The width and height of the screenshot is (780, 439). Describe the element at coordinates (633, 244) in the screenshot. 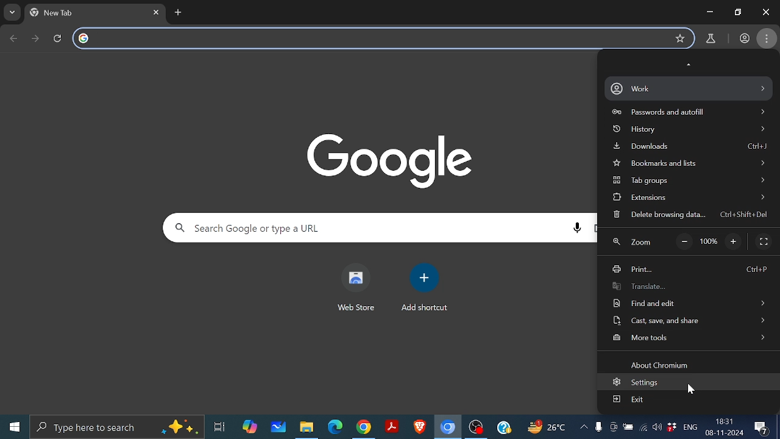

I see `Zoom` at that location.